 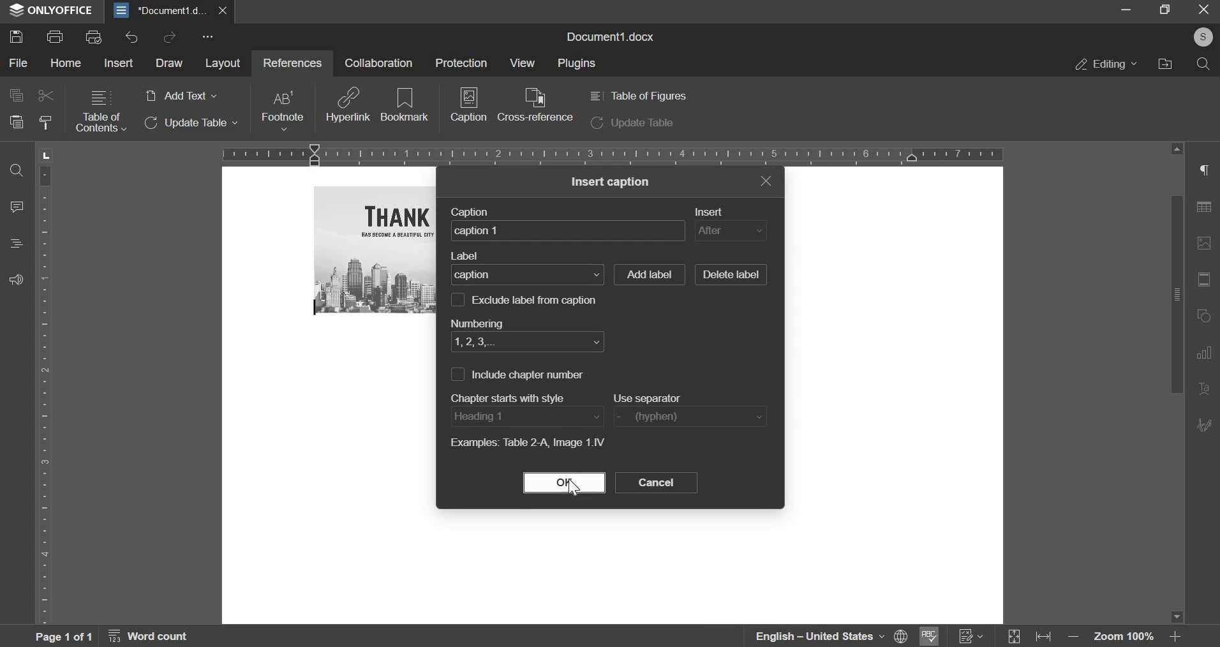 I want to click on profile, so click(x=1200, y=38).